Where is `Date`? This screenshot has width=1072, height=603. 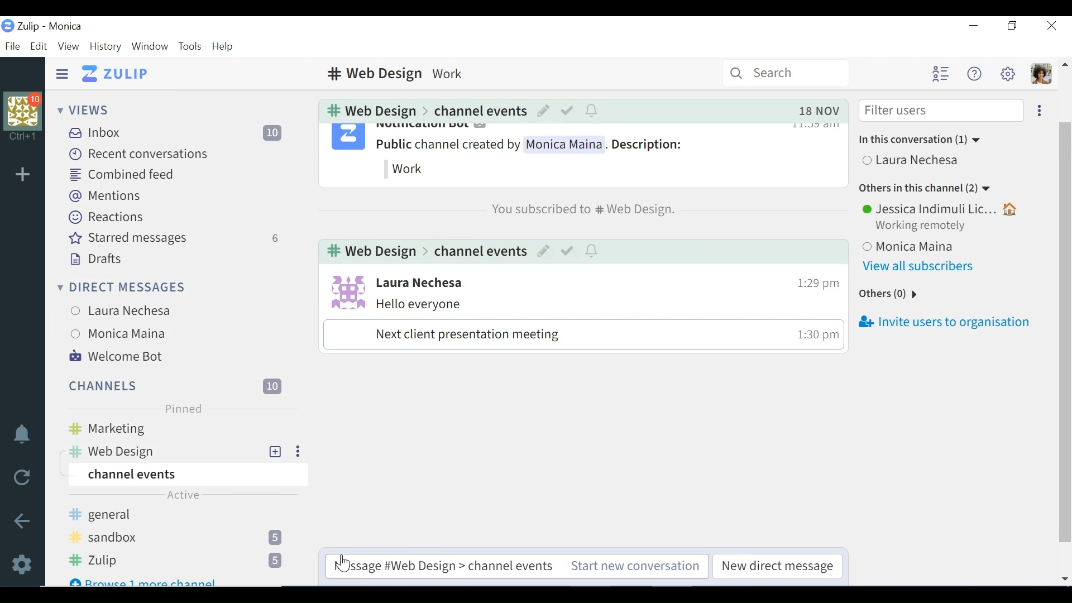 Date is located at coordinates (819, 111).